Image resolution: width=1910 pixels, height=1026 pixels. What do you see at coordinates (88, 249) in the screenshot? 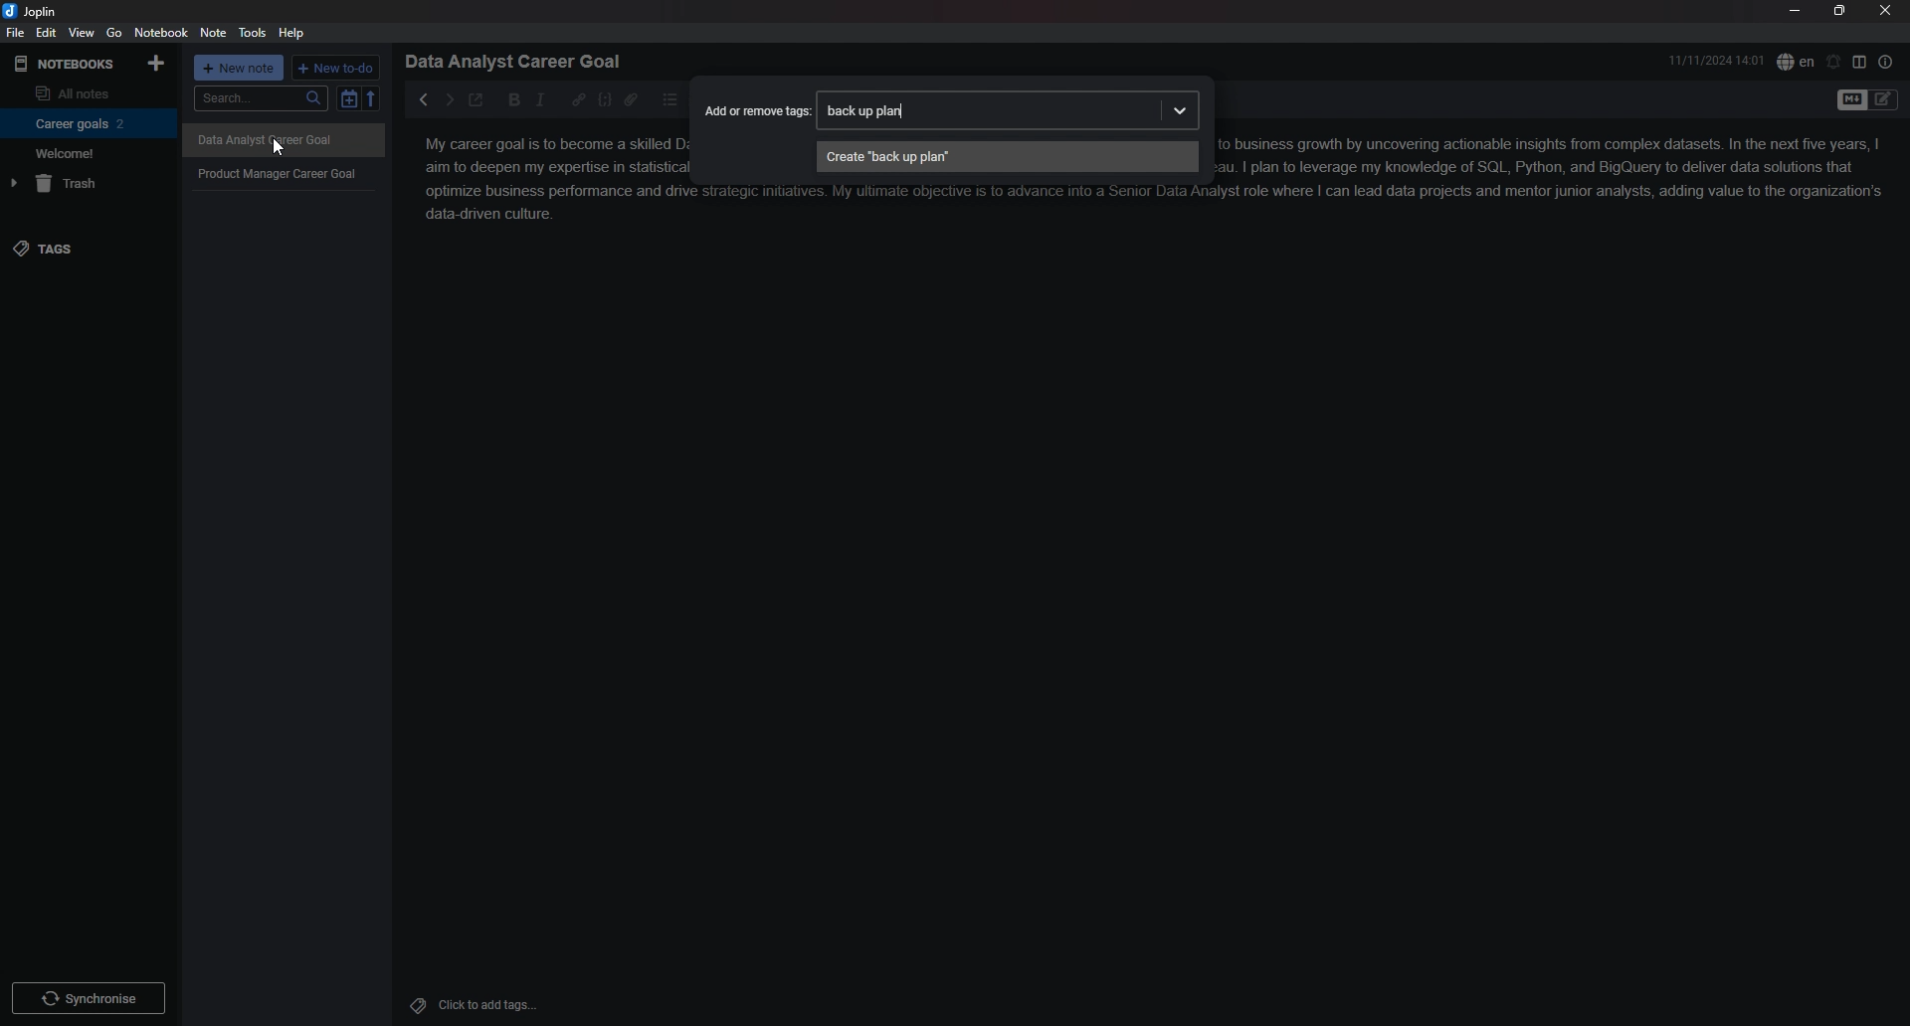
I see `tags` at bounding box center [88, 249].